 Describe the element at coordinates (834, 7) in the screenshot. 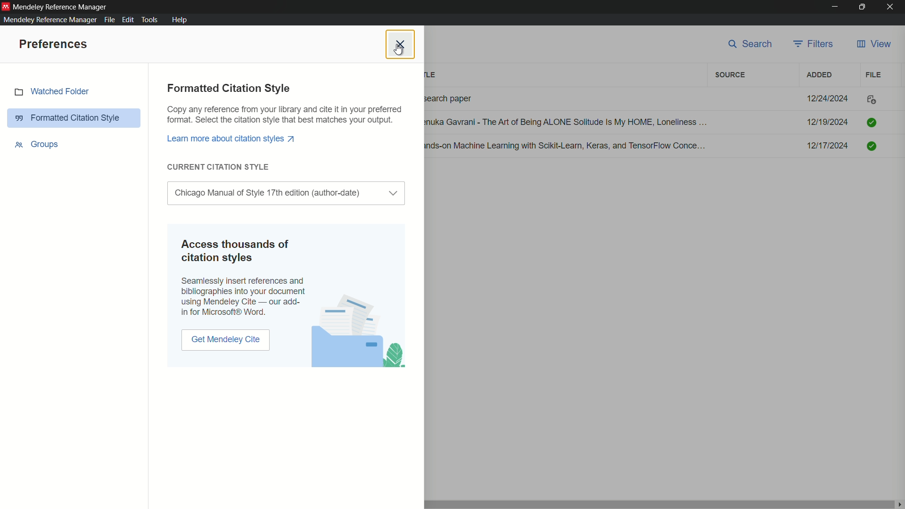

I see `minimize` at that location.